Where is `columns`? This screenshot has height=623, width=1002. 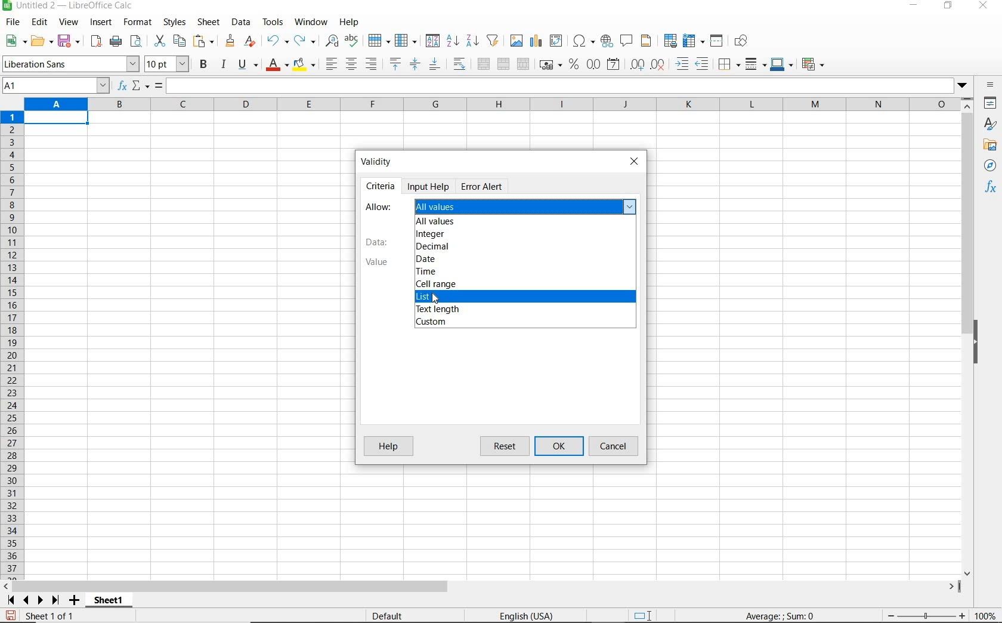 columns is located at coordinates (491, 105).